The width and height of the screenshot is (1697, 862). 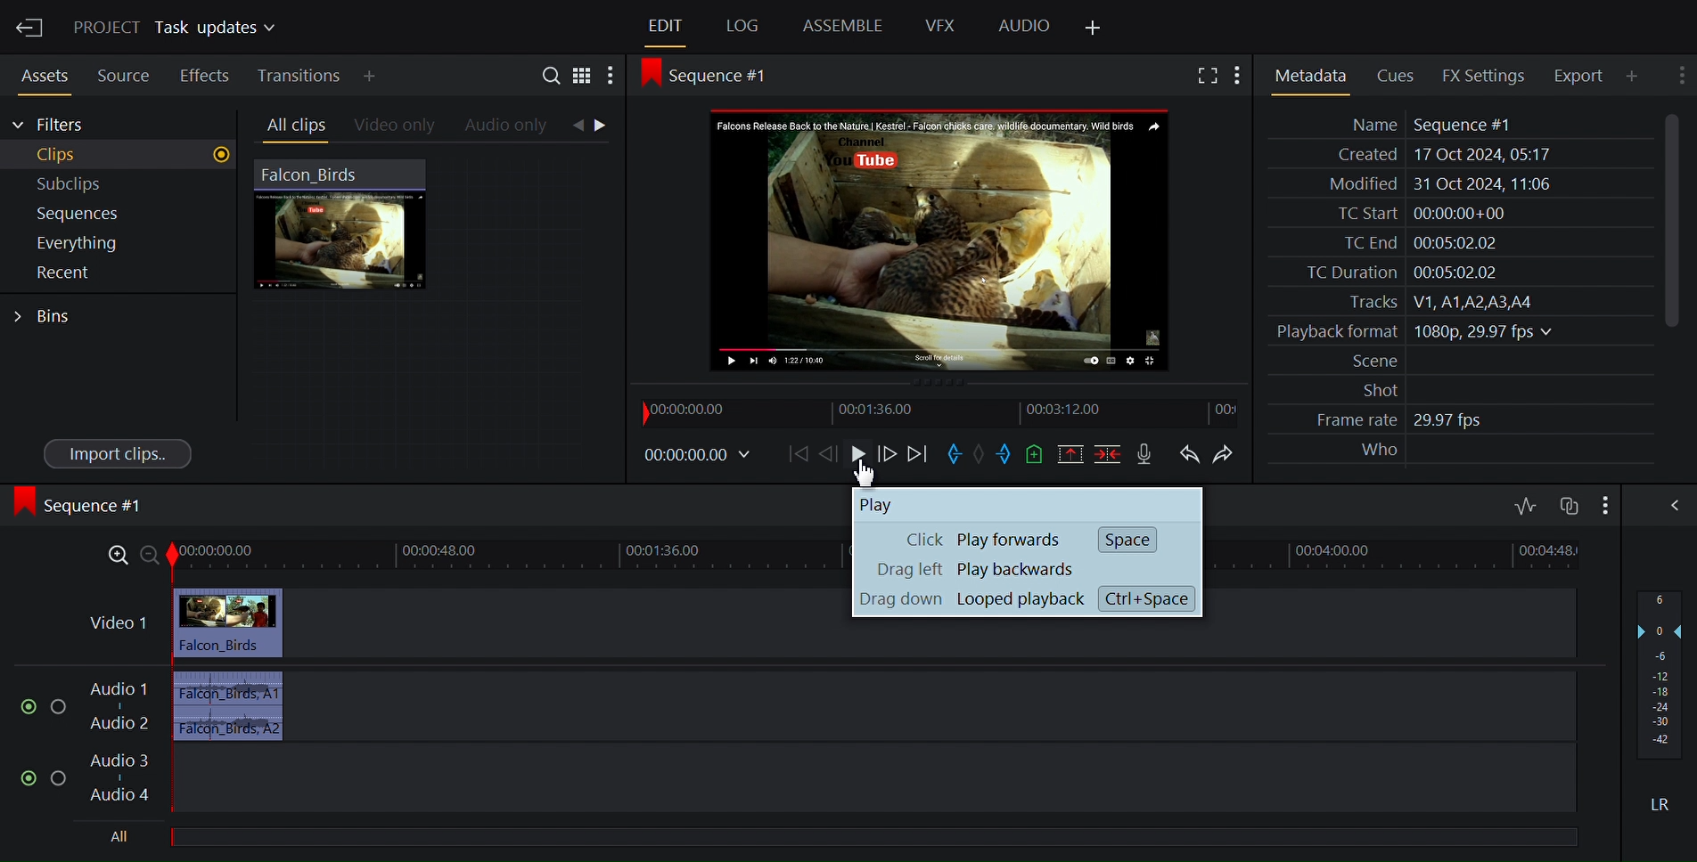 I want to click on Who, so click(x=1376, y=451).